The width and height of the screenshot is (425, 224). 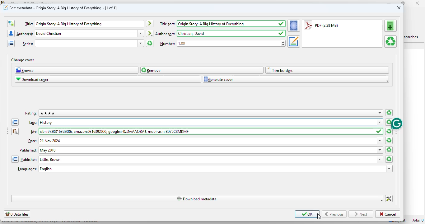 I want to click on dropdown, so click(x=380, y=150).